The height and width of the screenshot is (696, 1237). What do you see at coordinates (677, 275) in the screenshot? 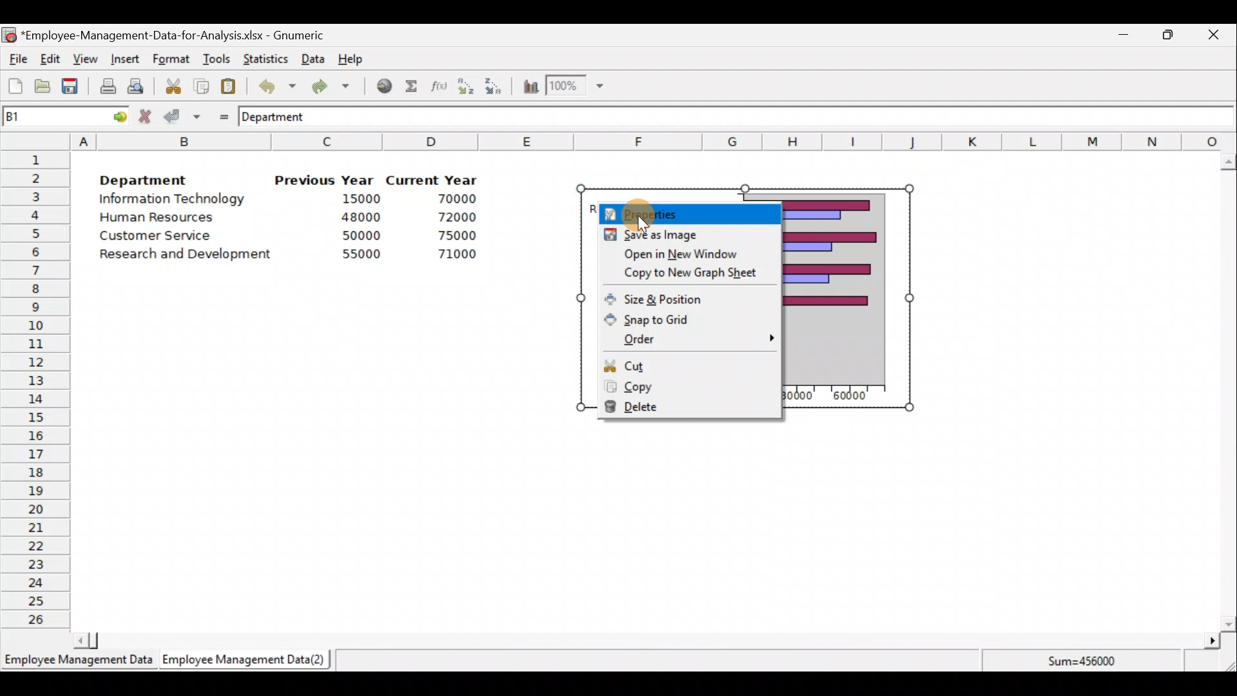
I see `Copy to new graph sheet` at bounding box center [677, 275].